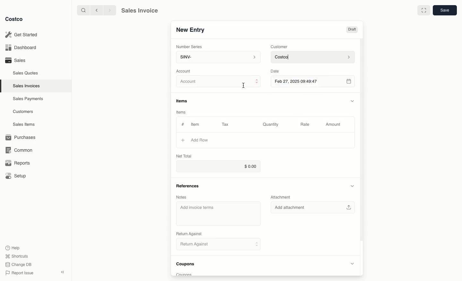 Image resolution: width=462 pixels, height=281 pixels. I want to click on ‘Account, so click(184, 71).